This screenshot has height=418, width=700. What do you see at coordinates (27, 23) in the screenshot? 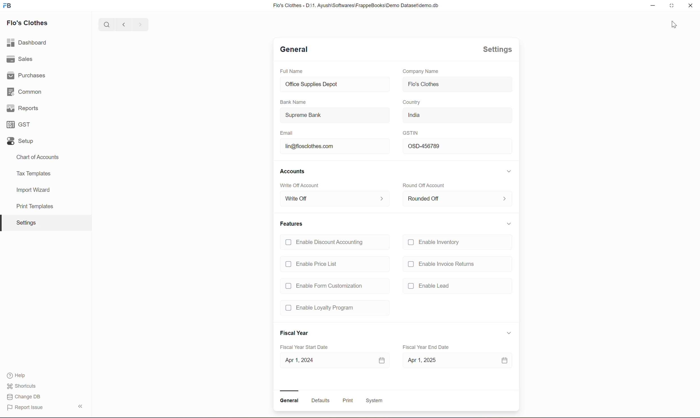
I see `Flo's Clothes` at bounding box center [27, 23].